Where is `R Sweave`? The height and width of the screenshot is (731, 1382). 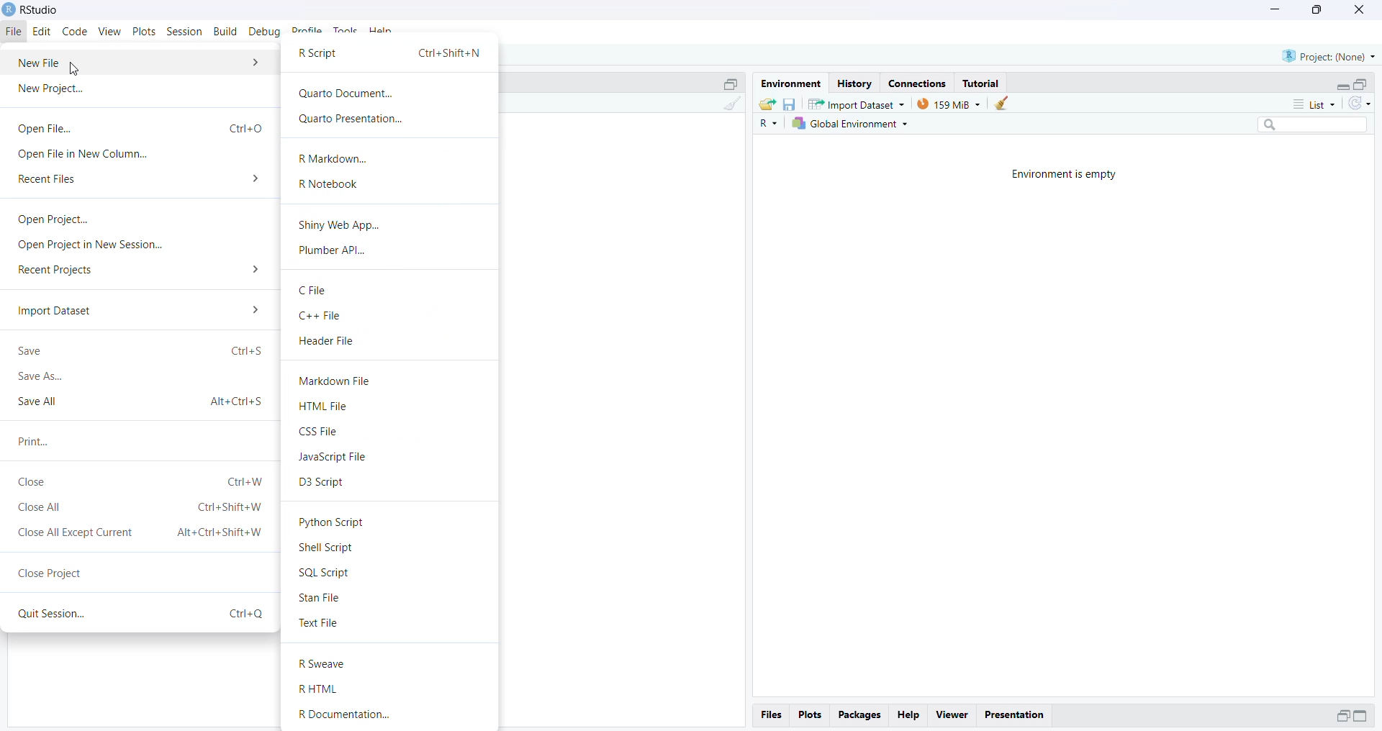
R Sweave is located at coordinates (327, 664).